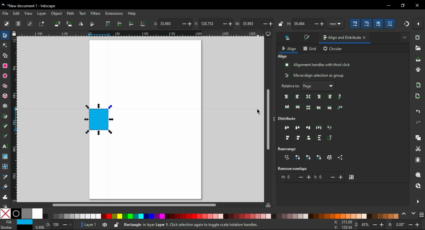  I want to click on whie, so click(38, 214).